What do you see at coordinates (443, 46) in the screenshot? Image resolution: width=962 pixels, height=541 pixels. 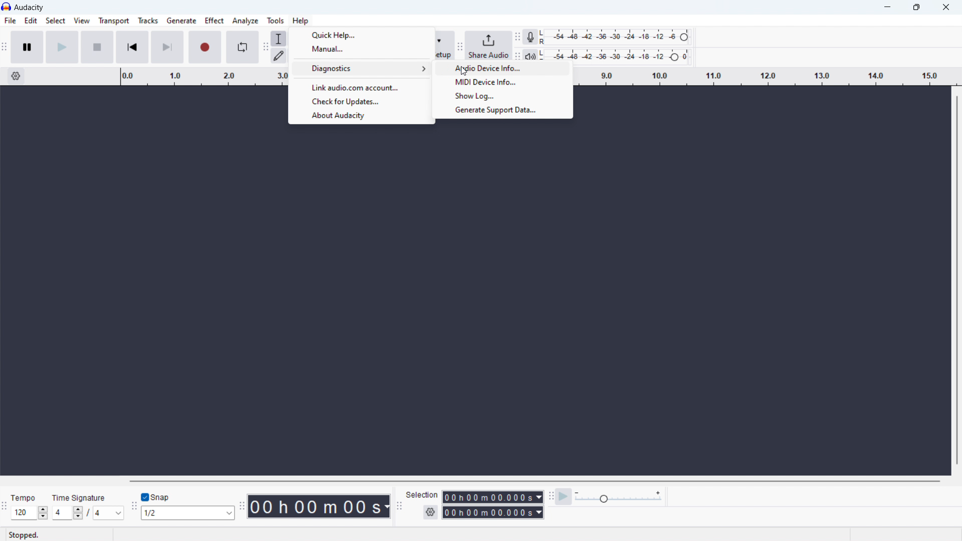 I see `audio setup` at bounding box center [443, 46].